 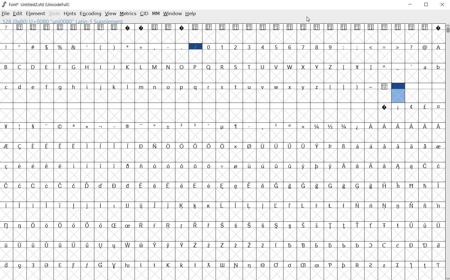 What do you see at coordinates (142, 47) in the screenshot?
I see `+` at bounding box center [142, 47].